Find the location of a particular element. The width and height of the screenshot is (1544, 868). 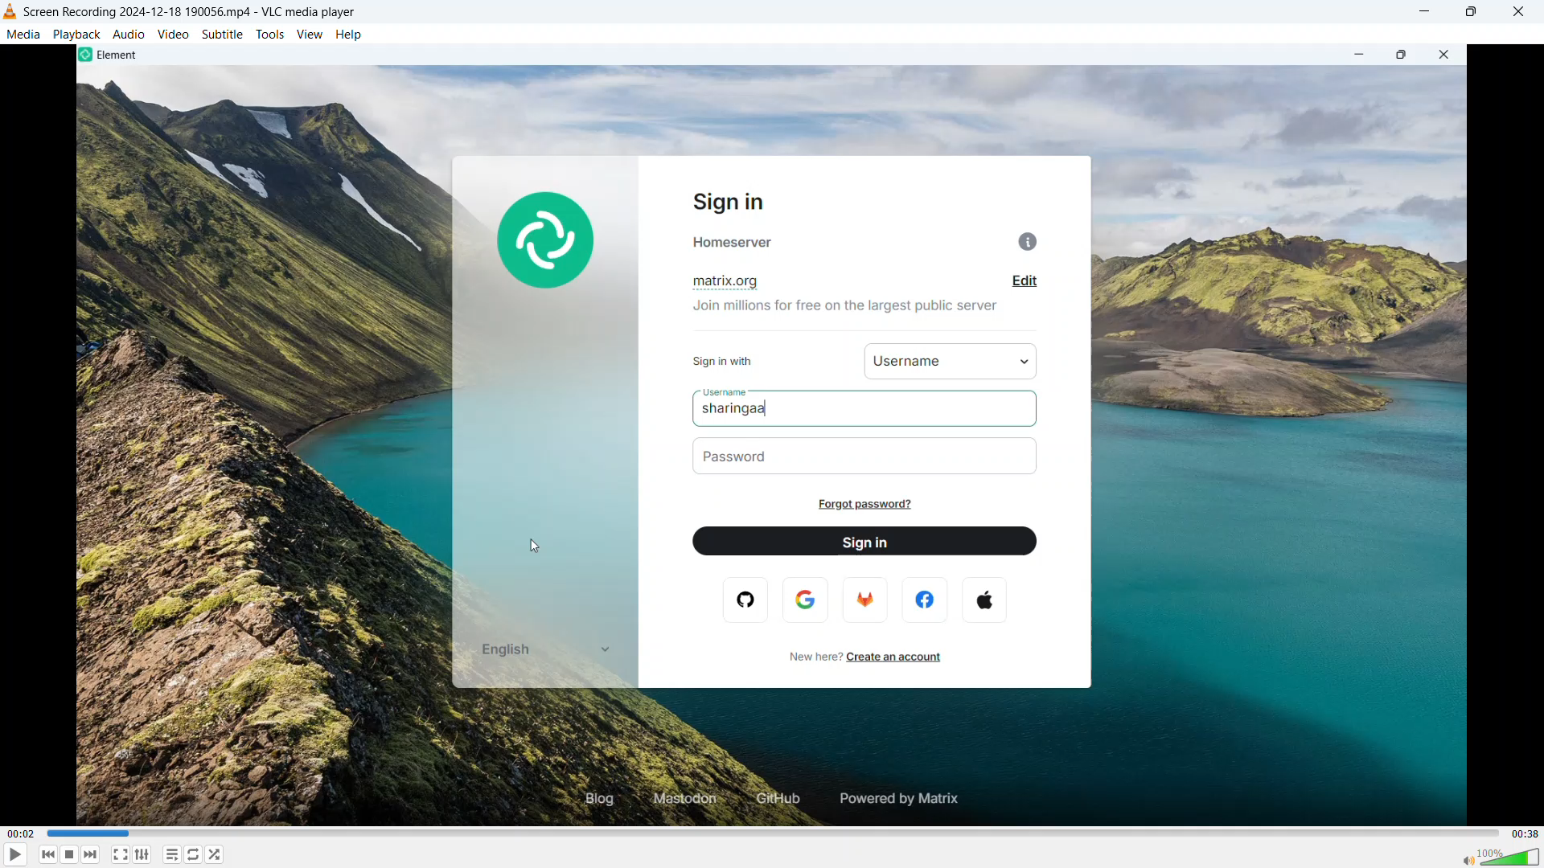

Stop playing  is located at coordinates (49, 854).